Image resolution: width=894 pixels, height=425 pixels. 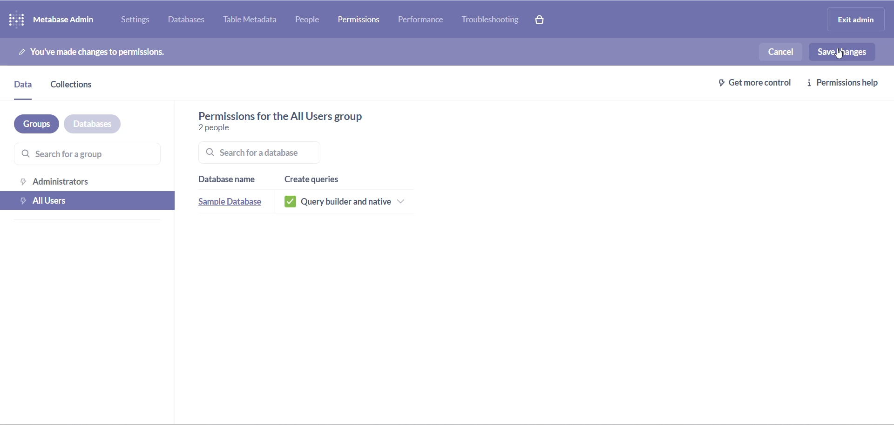 What do you see at coordinates (189, 21) in the screenshot?
I see `databases` at bounding box center [189, 21].